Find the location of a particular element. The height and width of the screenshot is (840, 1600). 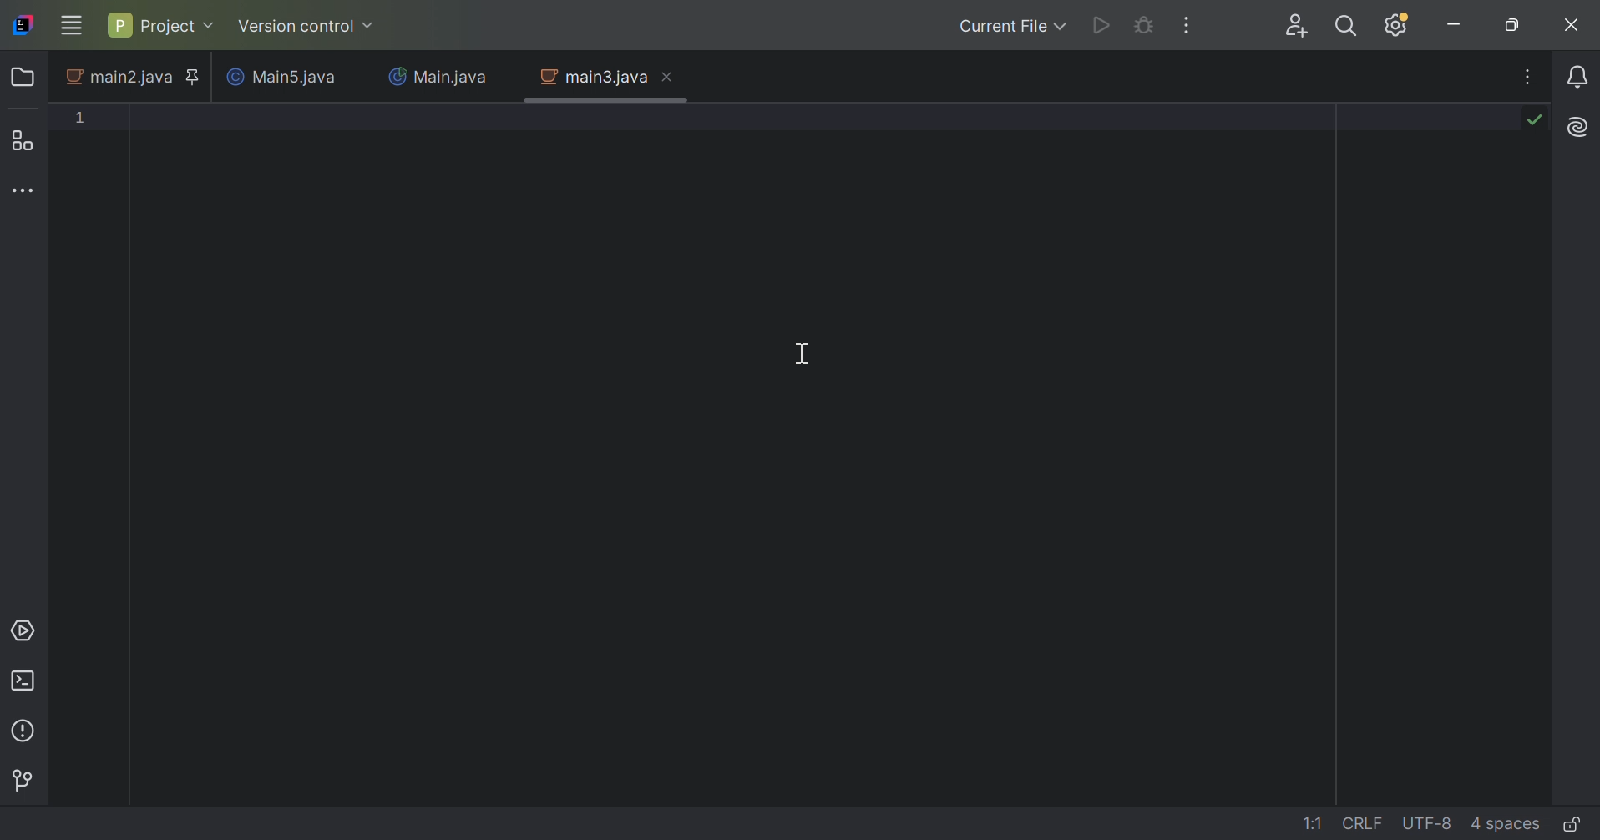

More actions is located at coordinates (1188, 25).